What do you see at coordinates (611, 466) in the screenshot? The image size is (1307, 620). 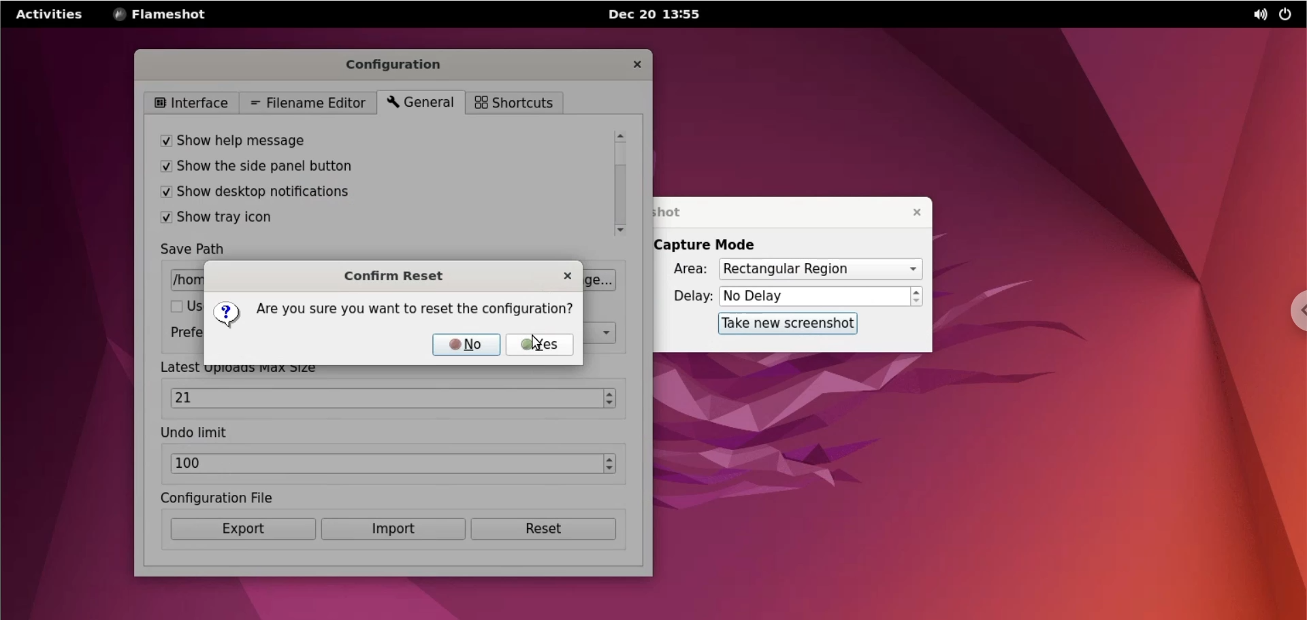 I see `increment and decrement ` at bounding box center [611, 466].